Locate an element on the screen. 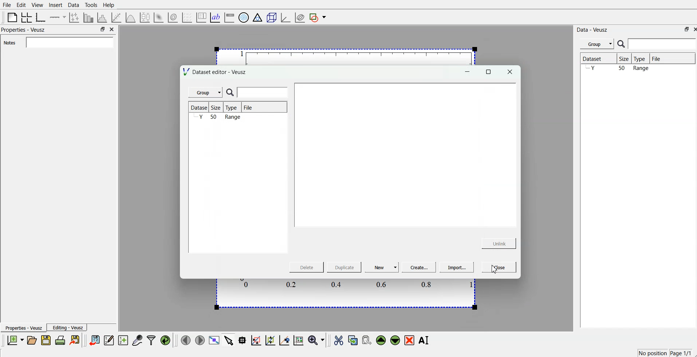 The height and width of the screenshot is (357, 697). File is located at coordinates (256, 107).